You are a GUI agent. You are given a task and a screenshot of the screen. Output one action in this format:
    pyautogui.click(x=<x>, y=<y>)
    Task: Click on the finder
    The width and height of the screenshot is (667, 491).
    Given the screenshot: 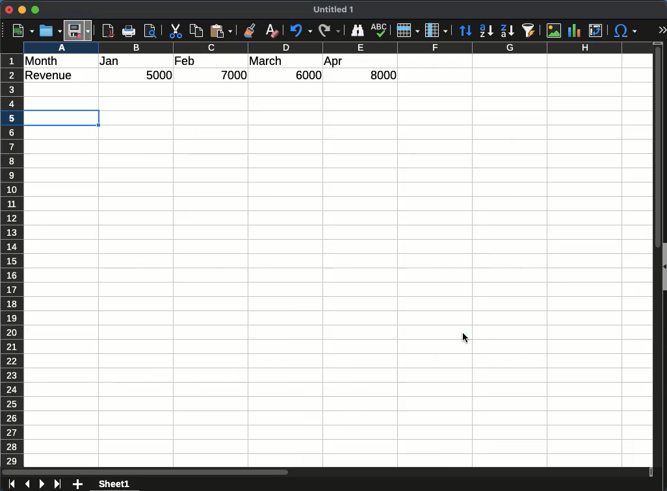 What is the action you would take?
    pyautogui.click(x=358, y=31)
    